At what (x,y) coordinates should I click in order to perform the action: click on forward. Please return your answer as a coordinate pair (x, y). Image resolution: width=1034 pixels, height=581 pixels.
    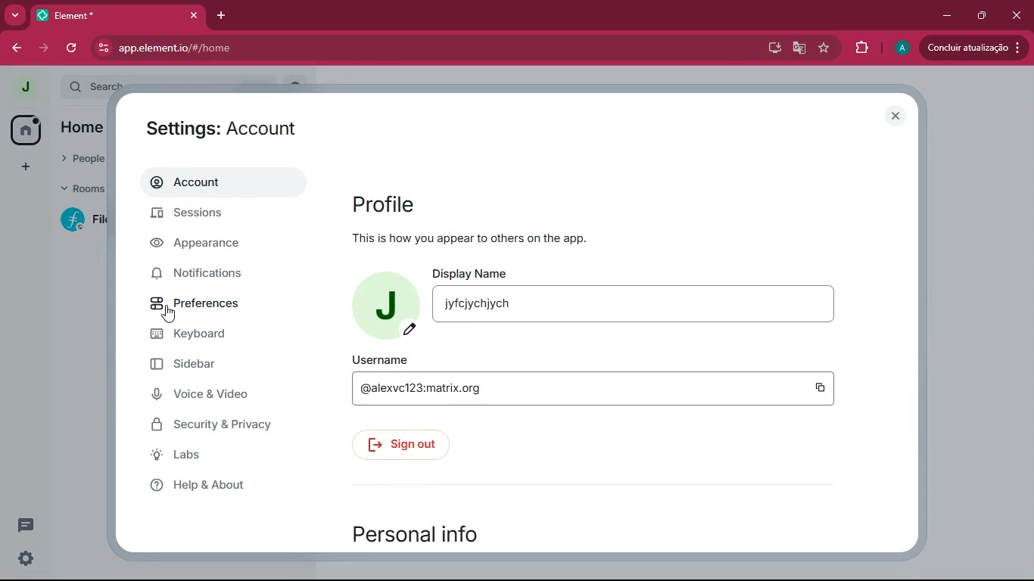
    Looking at the image, I should click on (42, 48).